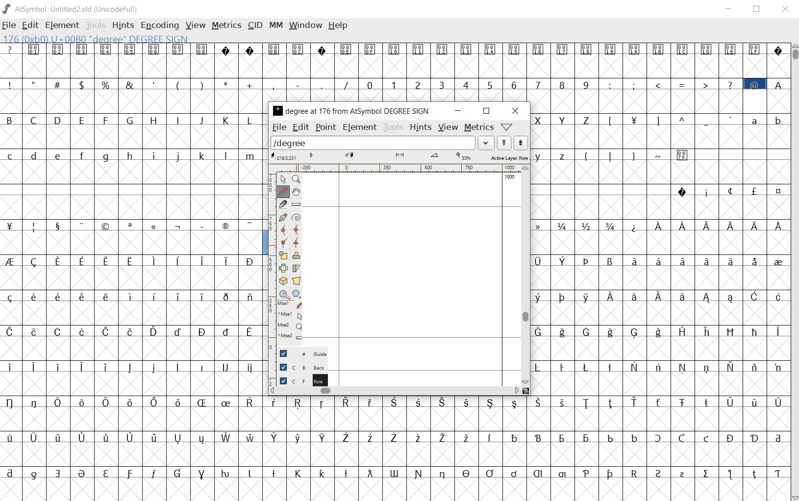 The image size is (799, 501). Describe the element at coordinates (657, 243) in the screenshot. I see `empty glyph slots` at that location.